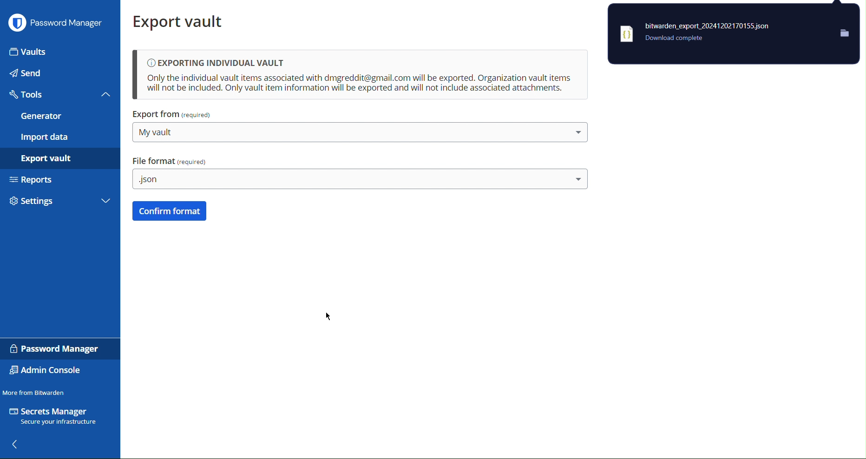 This screenshot has height=459, width=866. Describe the element at coordinates (49, 371) in the screenshot. I see `Admin Console` at that location.